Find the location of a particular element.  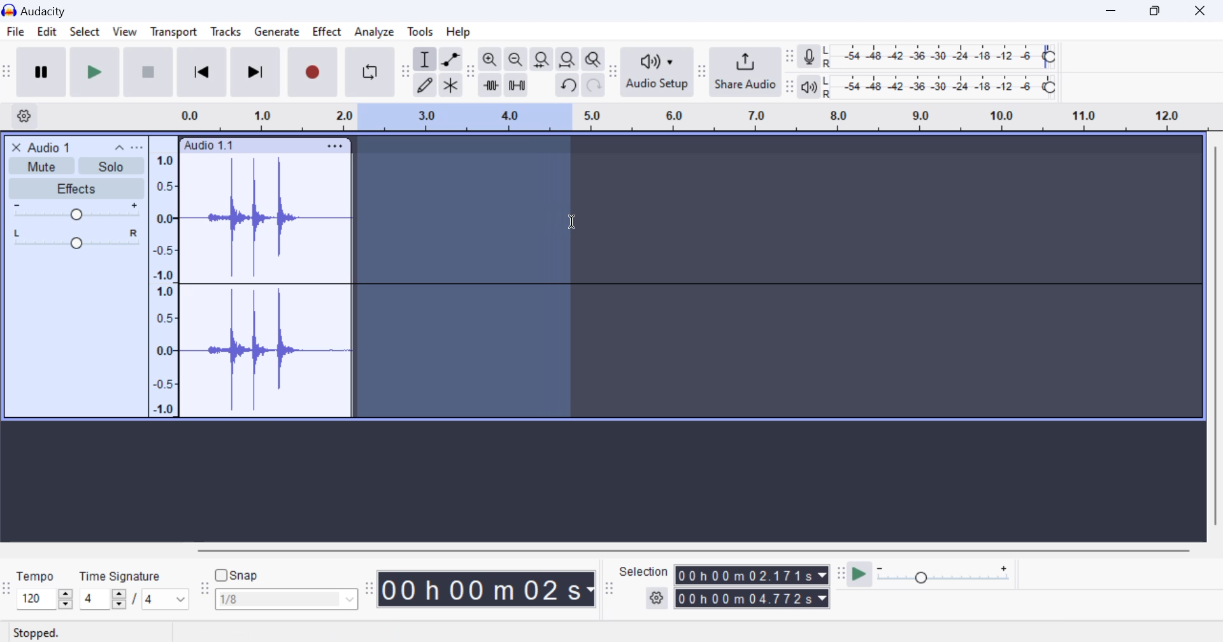

Generate is located at coordinates (276, 32).